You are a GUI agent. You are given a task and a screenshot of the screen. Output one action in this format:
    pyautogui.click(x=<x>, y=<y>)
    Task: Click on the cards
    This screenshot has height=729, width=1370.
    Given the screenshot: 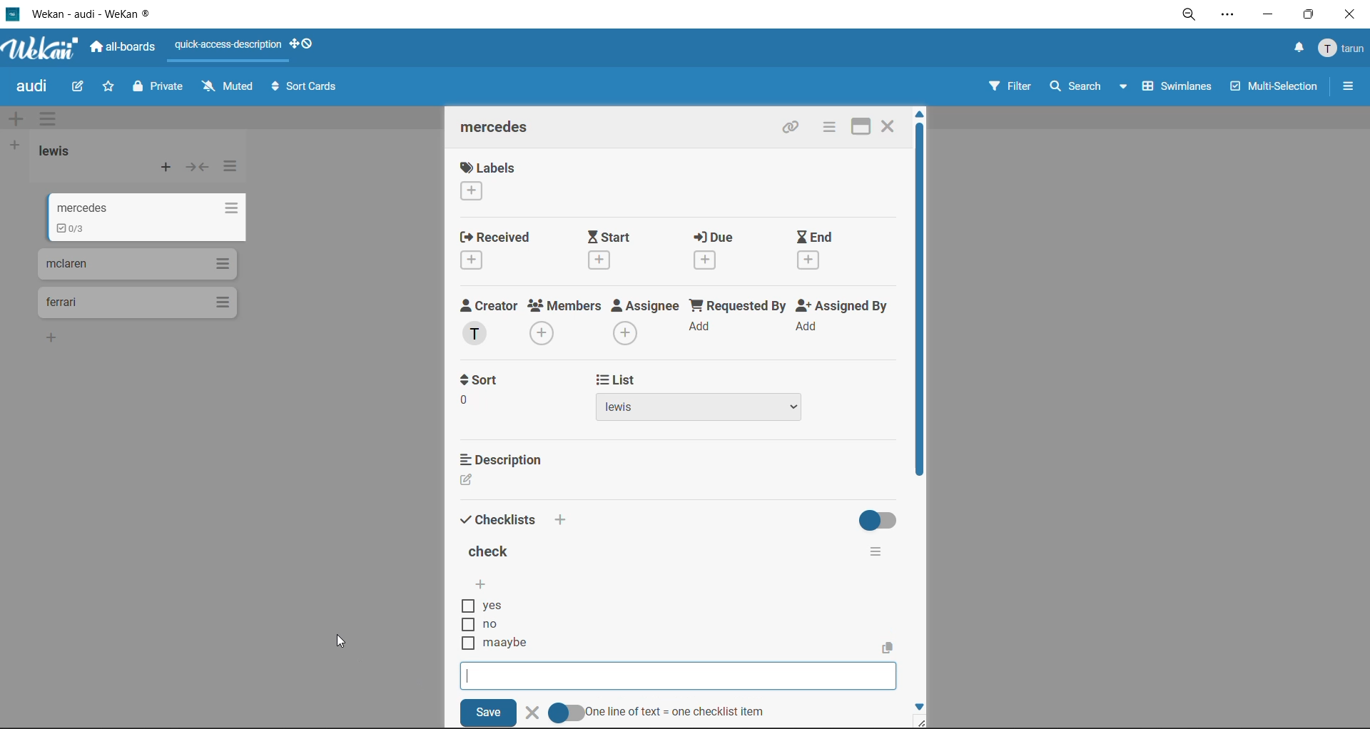 What is the action you would take?
    pyautogui.click(x=138, y=303)
    